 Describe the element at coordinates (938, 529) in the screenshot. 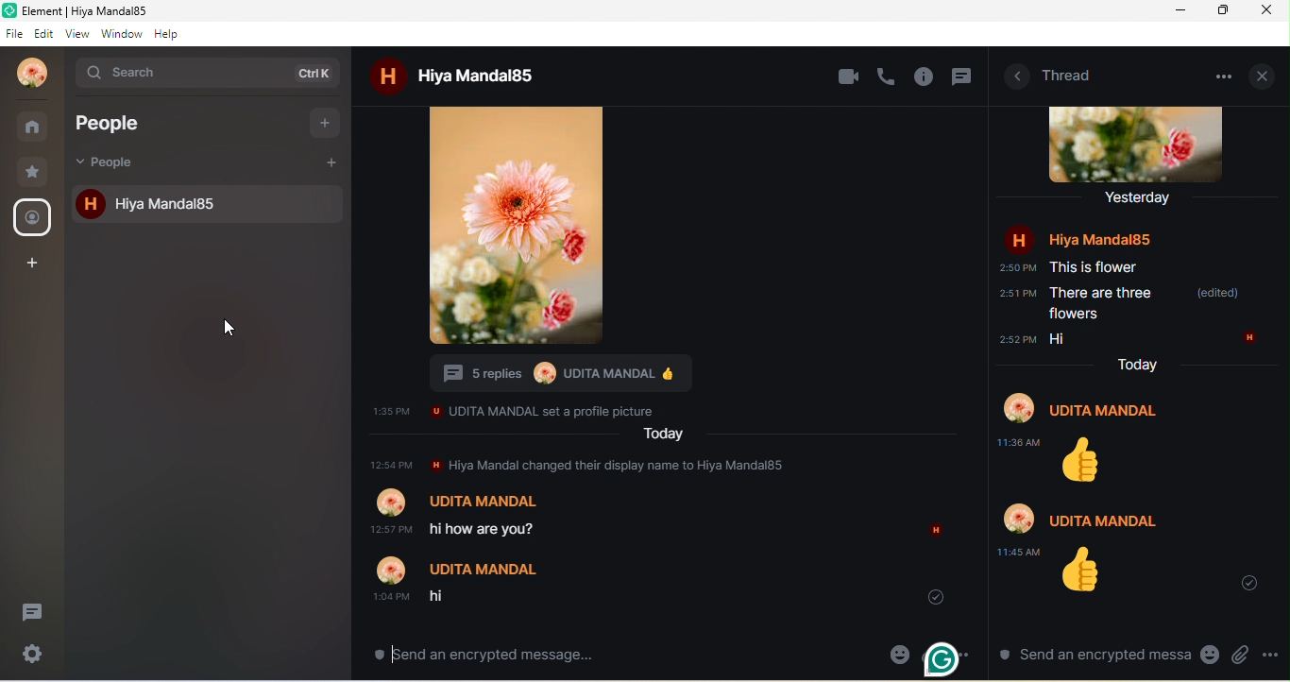

I see `H` at that location.